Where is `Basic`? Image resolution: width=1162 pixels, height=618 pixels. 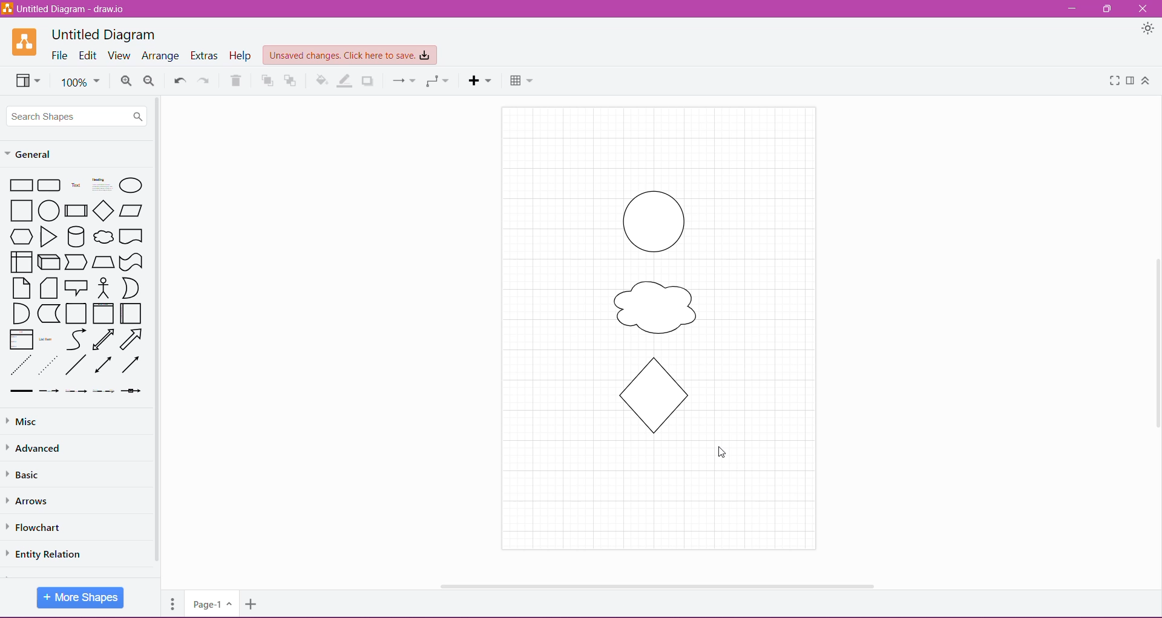 Basic is located at coordinates (30, 475).